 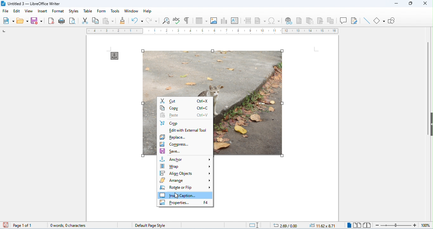 I want to click on tools, so click(x=115, y=10).